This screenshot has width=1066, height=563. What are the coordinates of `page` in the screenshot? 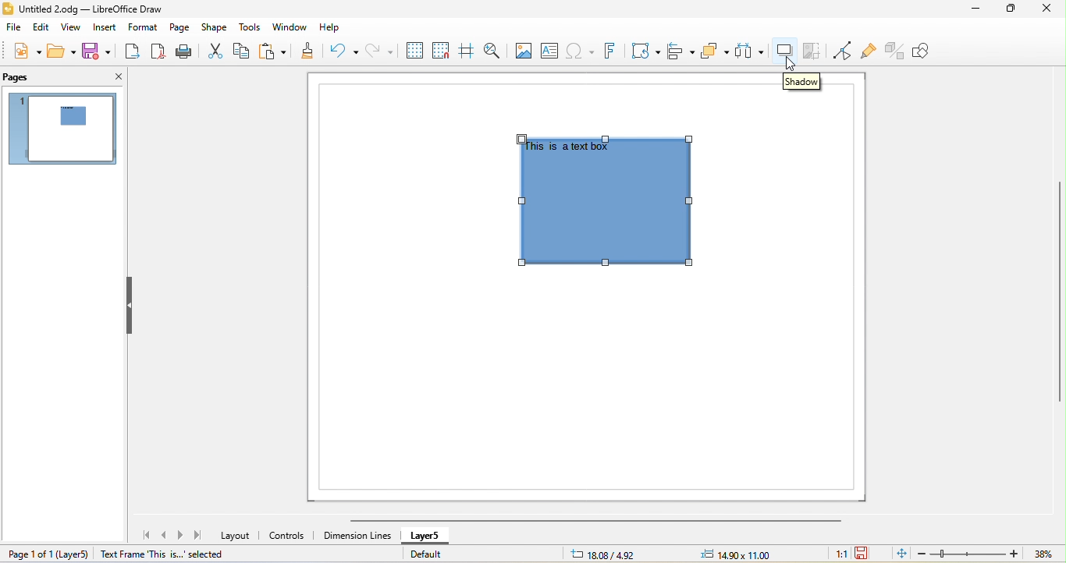 It's located at (179, 27).